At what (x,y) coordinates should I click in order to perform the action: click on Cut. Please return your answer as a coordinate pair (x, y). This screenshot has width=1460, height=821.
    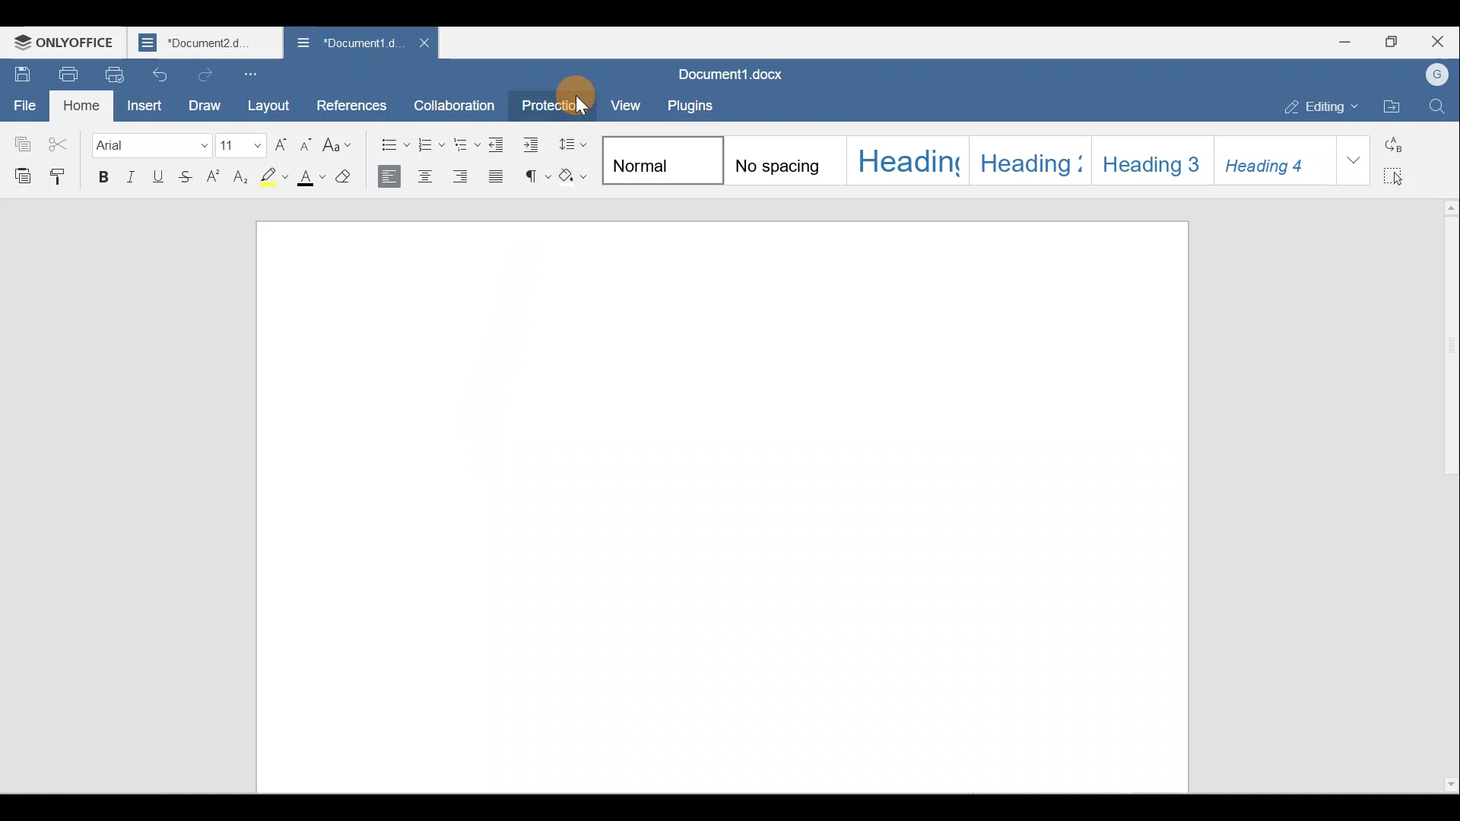
    Looking at the image, I should click on (60, 141).